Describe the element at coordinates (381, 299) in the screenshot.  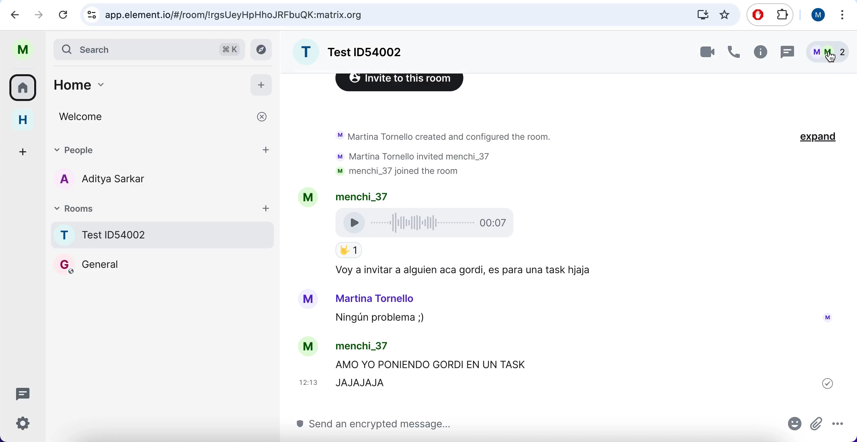
I see `Martina Tornello` at that location.